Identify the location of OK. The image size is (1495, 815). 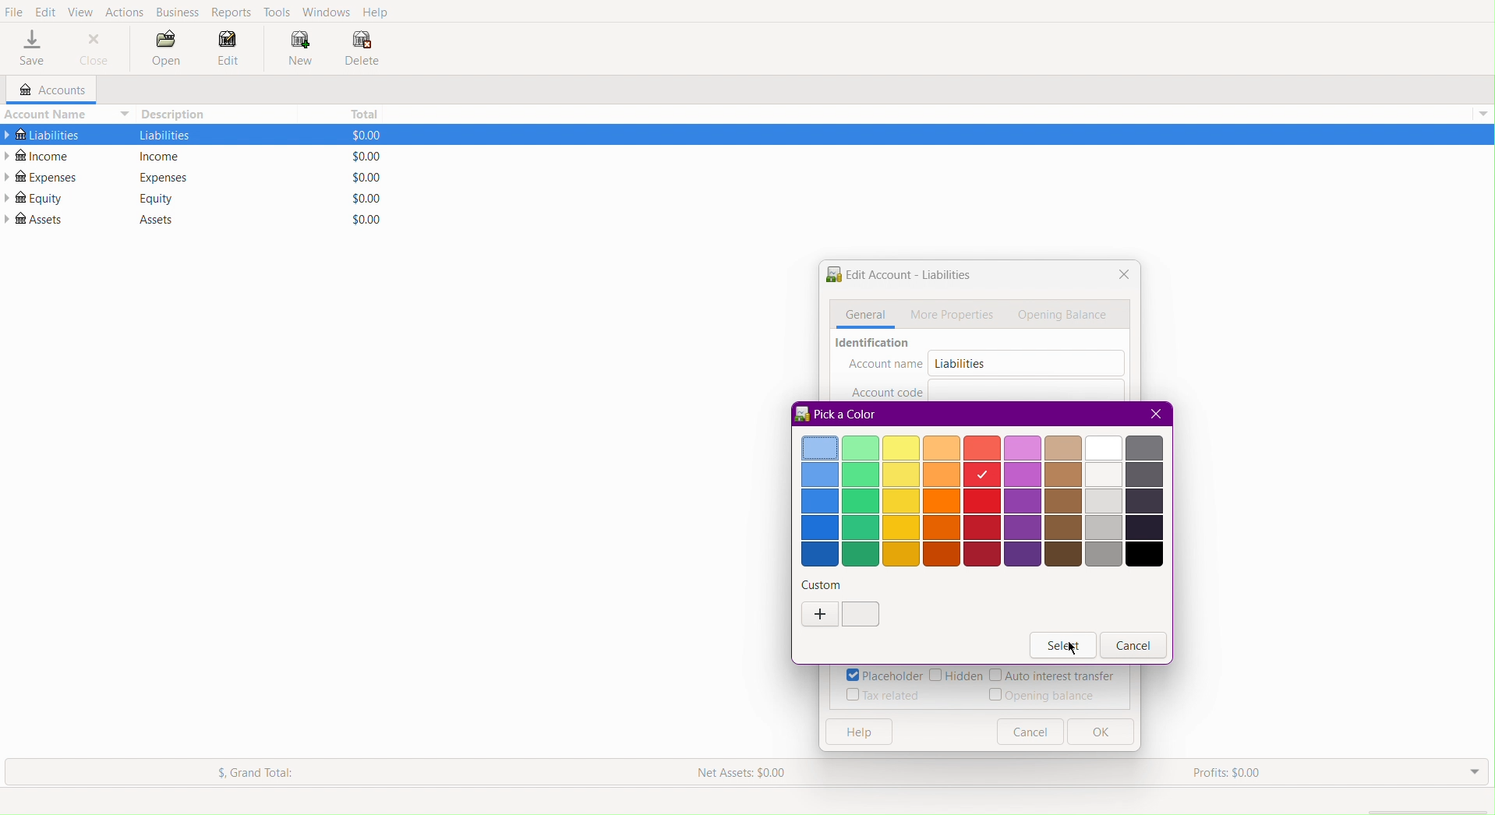
(1100, 732).